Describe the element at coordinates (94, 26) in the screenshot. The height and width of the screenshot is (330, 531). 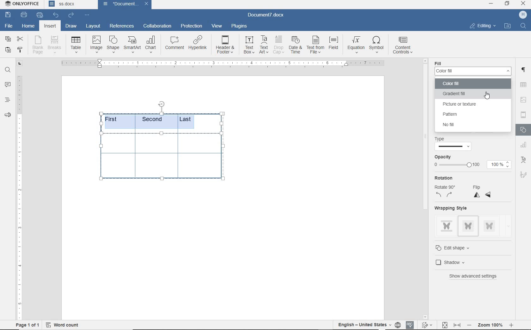
I see `layout` at that location.